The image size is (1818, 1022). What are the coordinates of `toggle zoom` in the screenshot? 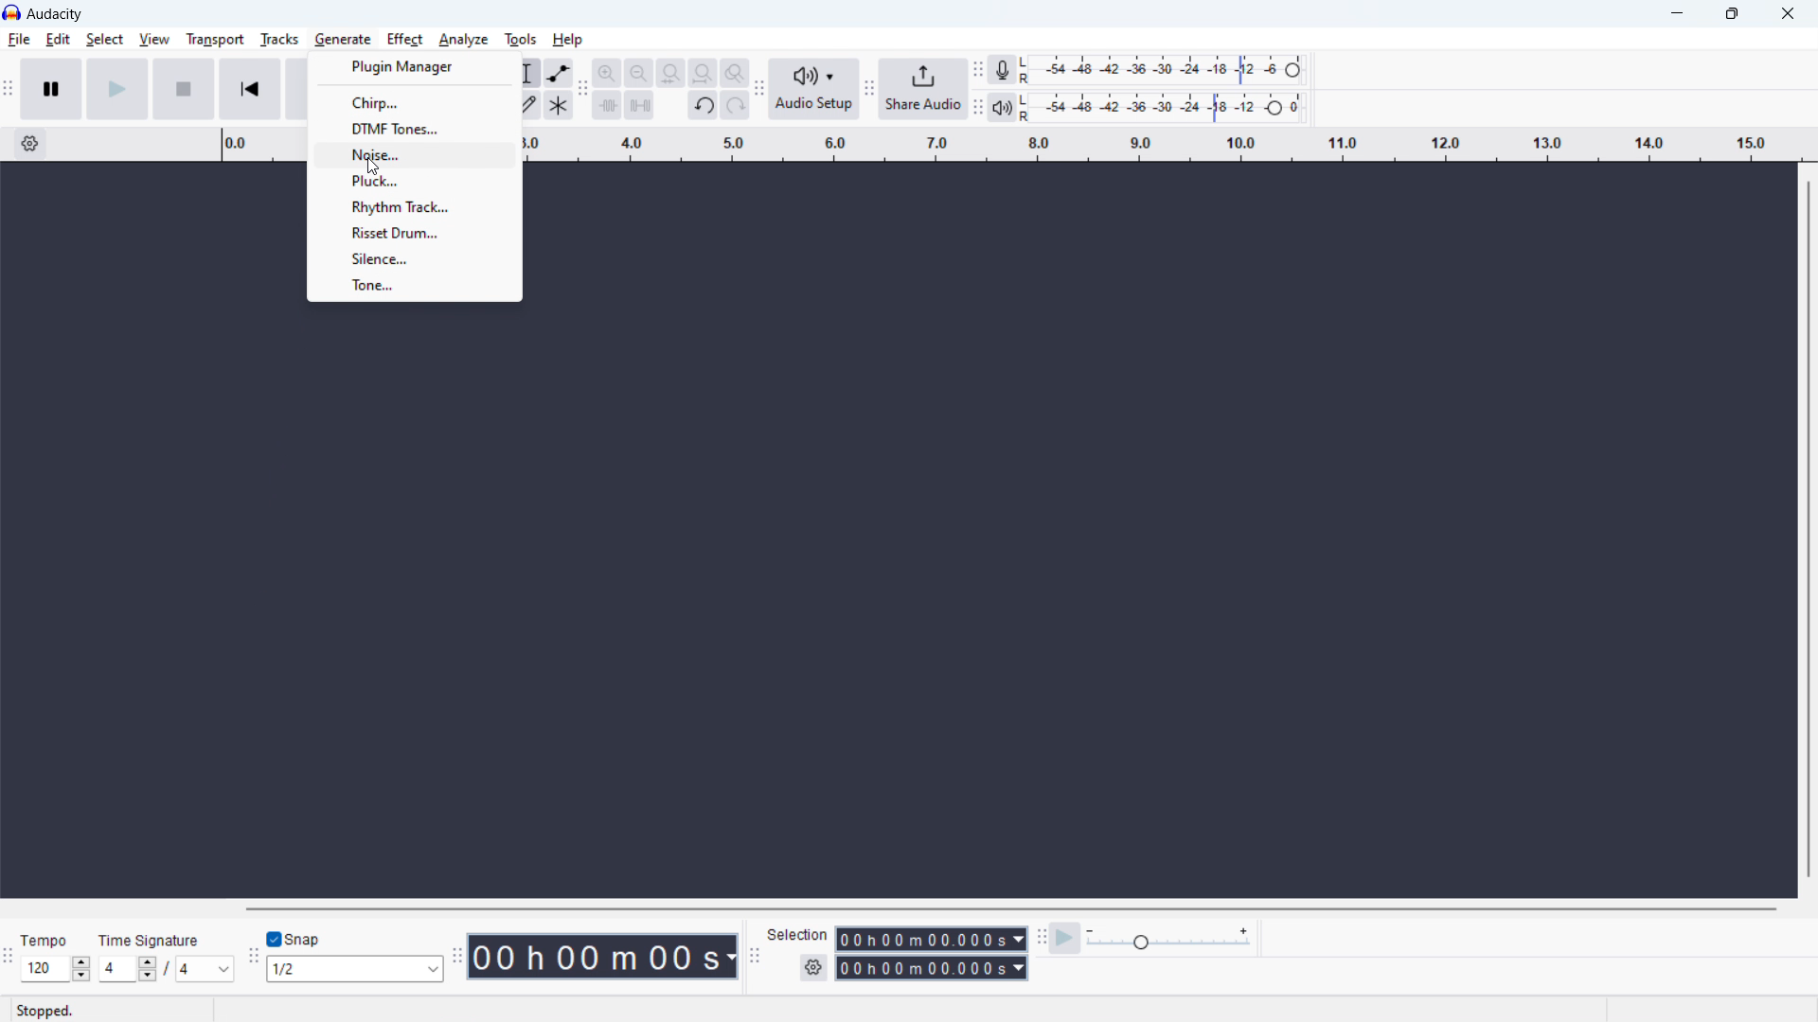 It's located at (735, 72).